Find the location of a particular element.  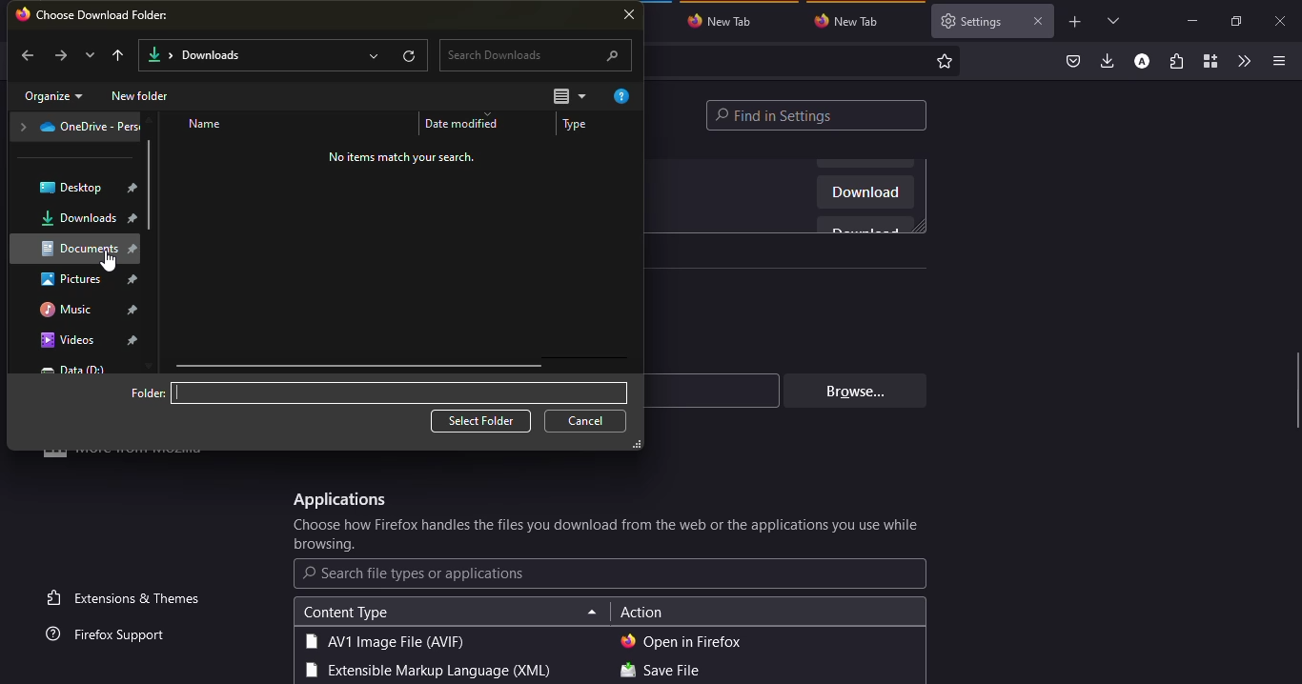

drag to is located at coordinates (1297, 392).